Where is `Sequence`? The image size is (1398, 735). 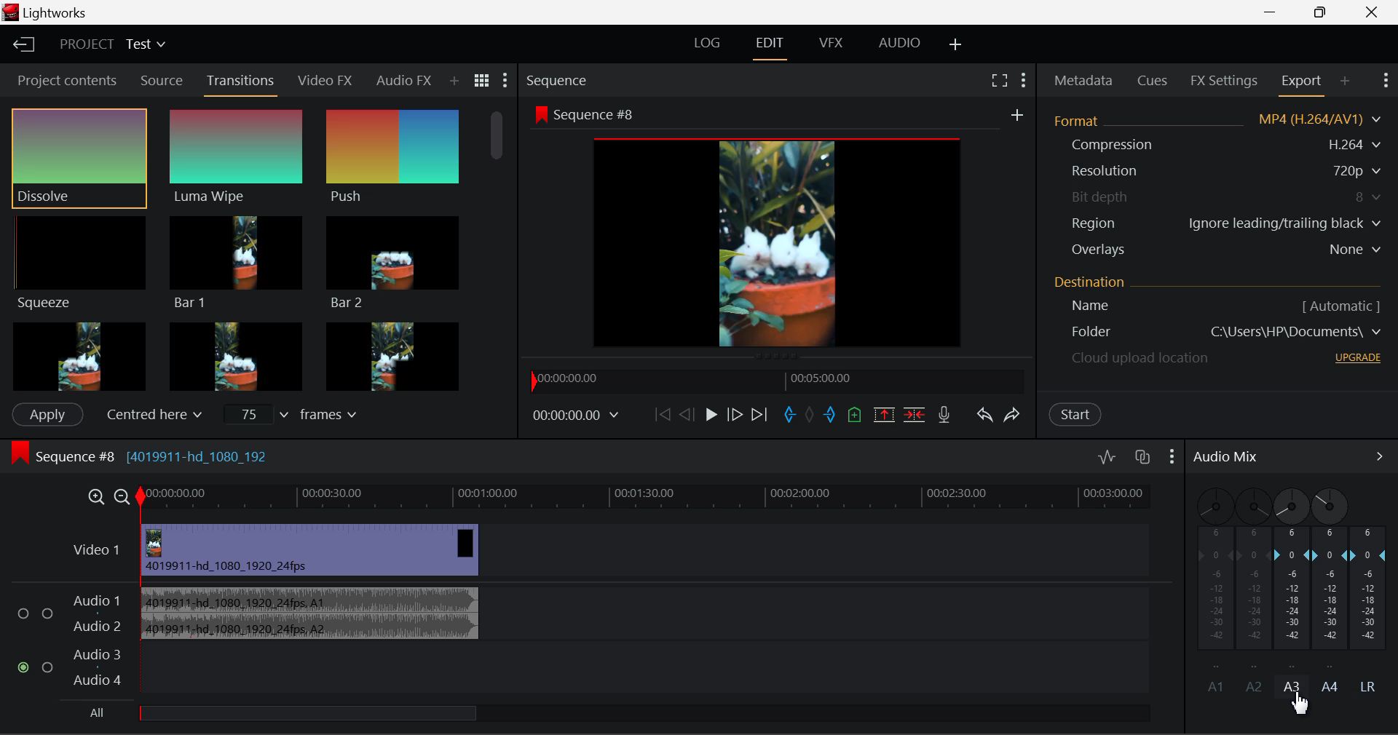 Sequence is located at coordinates (564, 79).